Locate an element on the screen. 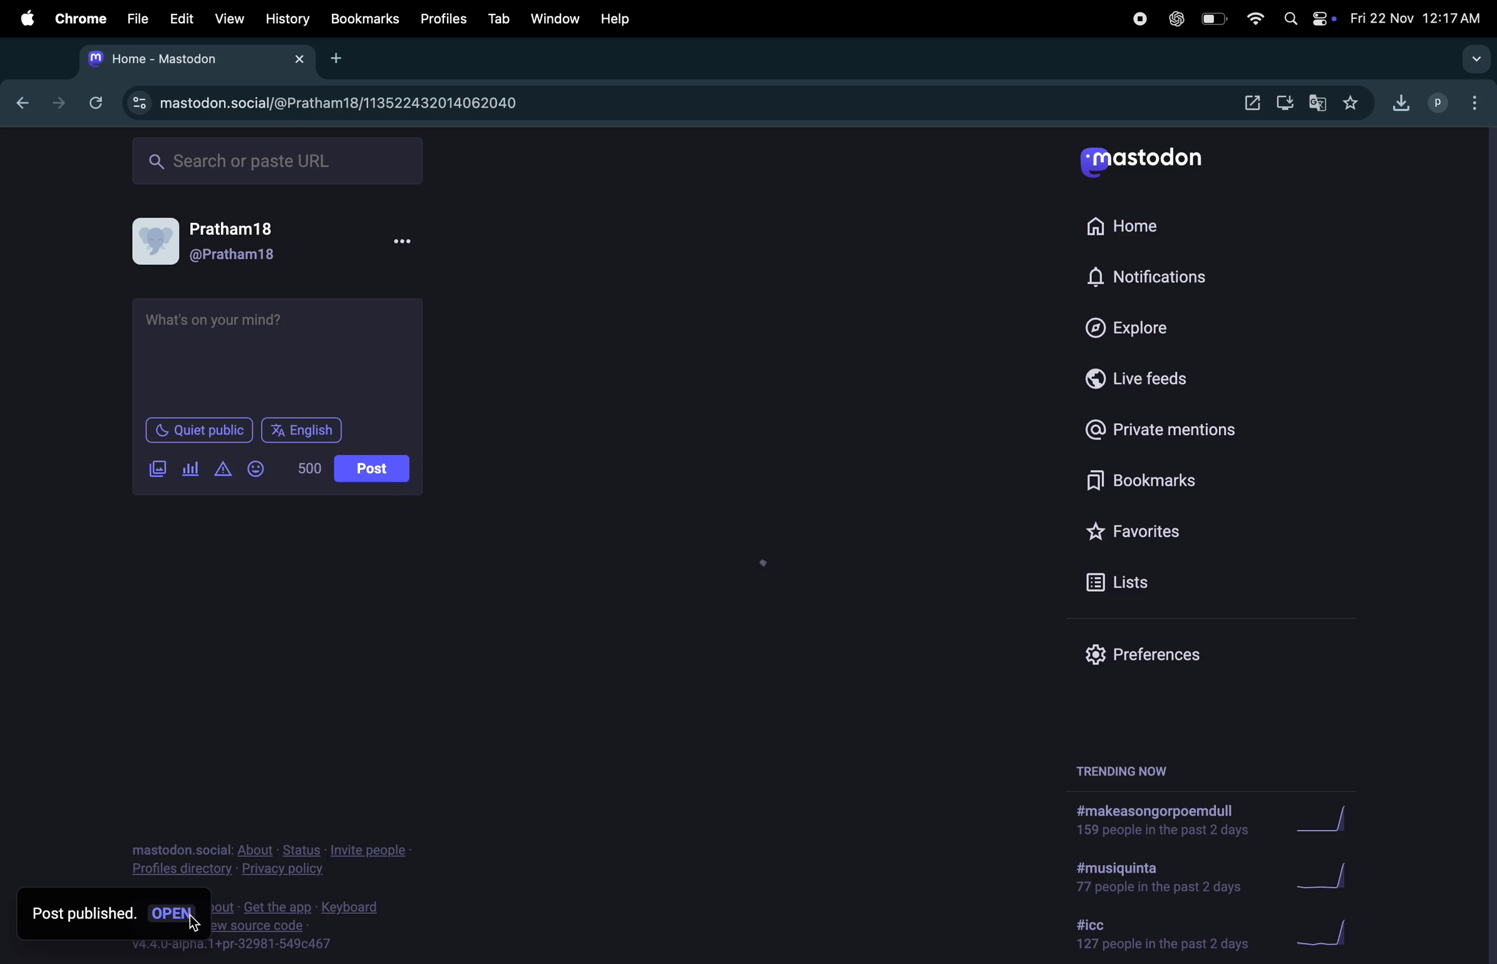 The height and width of the screenshot is (964, 1497). lists is located at coordinates (1140, 578).